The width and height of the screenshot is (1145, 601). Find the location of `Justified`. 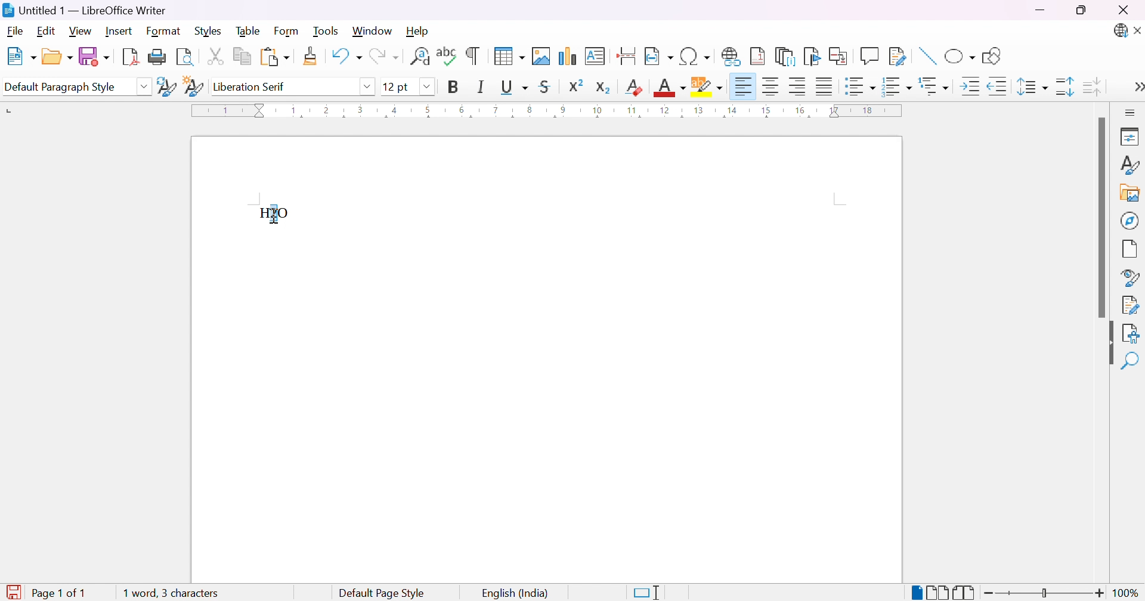

Justified is located at coordinates (825, 85).